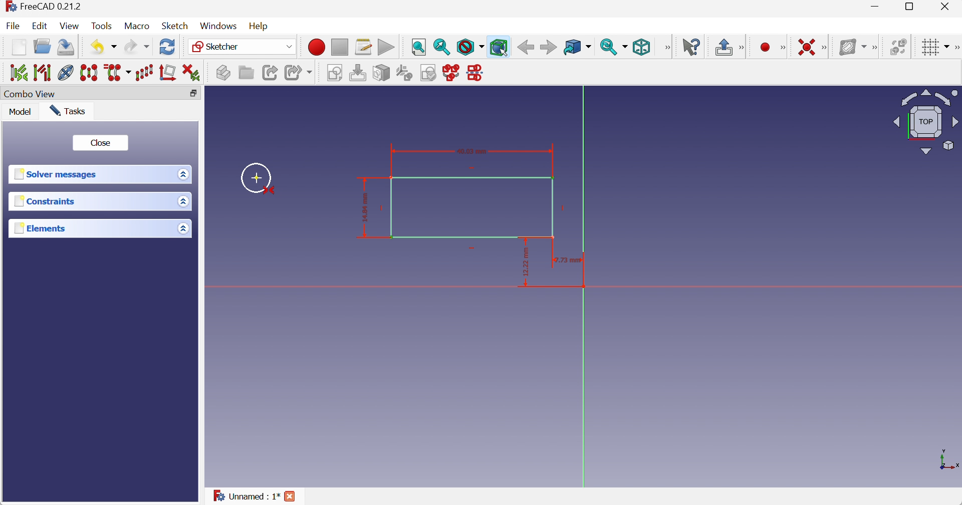  What do you see at coordinates (102, 26) in the screenshot?
I see `Tools` at bounding box center [102, 26].